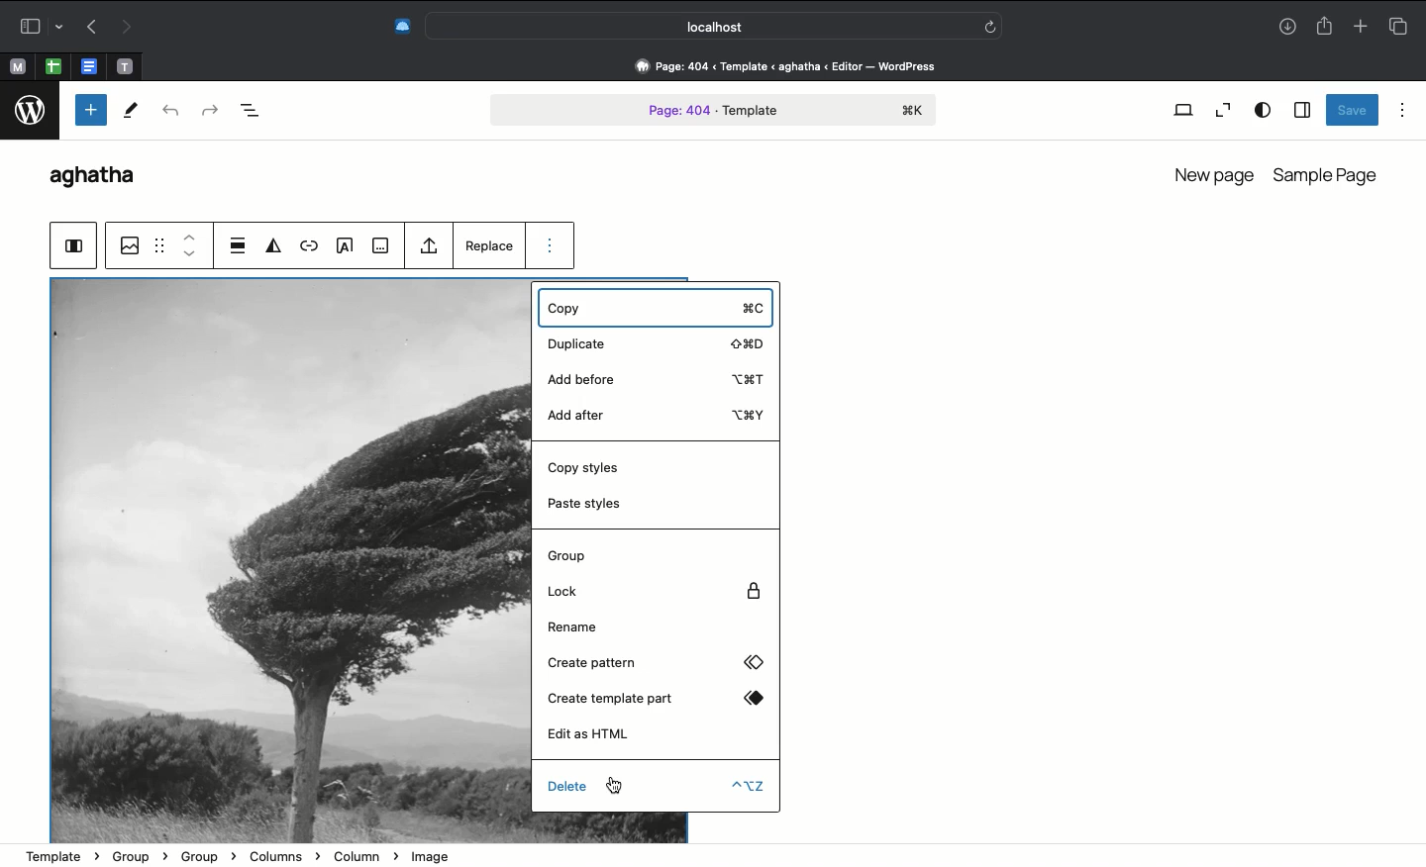 This screenshot has height=867, width=1426. I want to click on Scrollbar, so click(1417, 338).